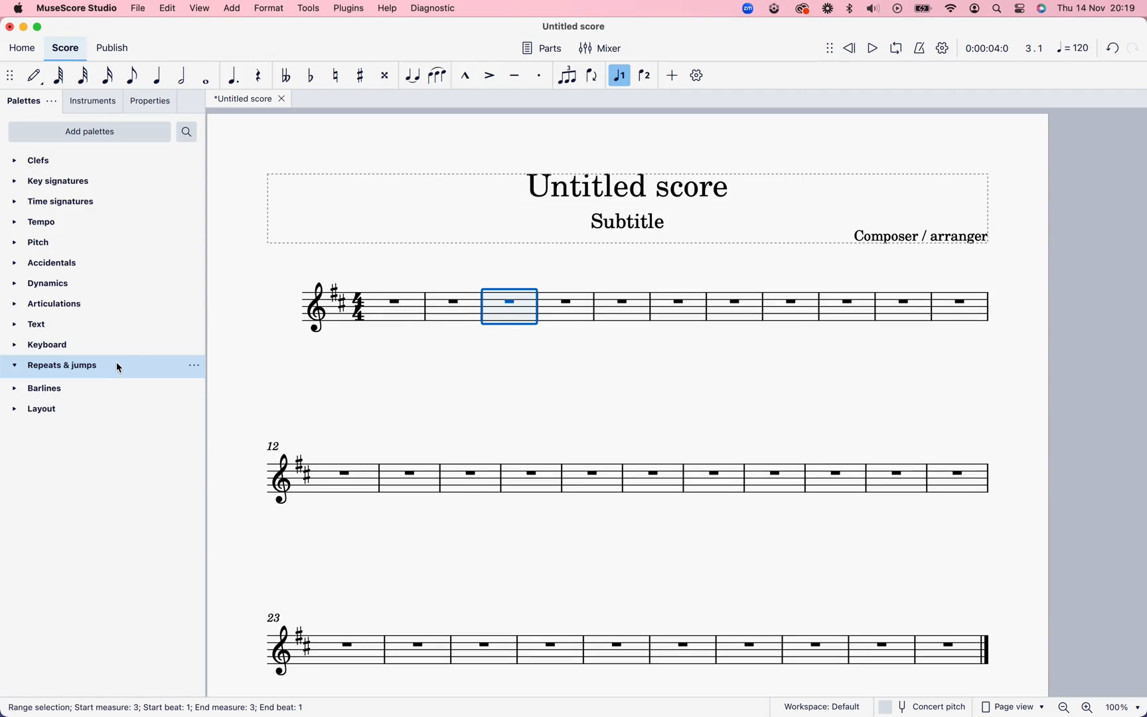 The image size is (1147, 717). What do you see at coordinates (438, 76) in the screenshot?
I see `slur` at bounding box center [438, 76].